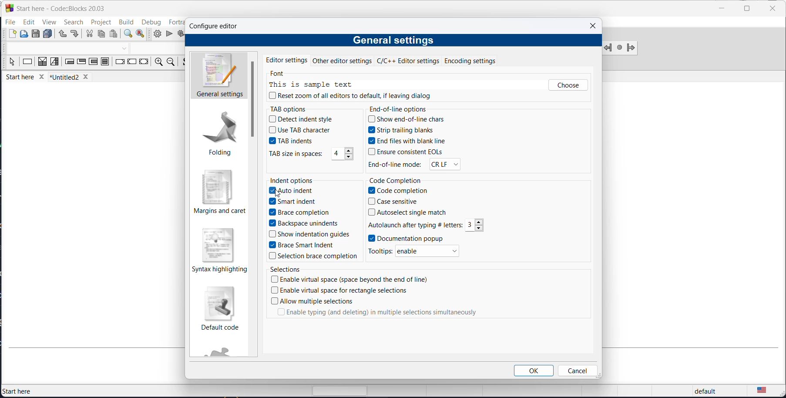 The height and width of the screenshot is (398, 786). What do you see at coordinates (762, 388) in the screenshot?
I see `English US Language` at bounding box center [762, 388].